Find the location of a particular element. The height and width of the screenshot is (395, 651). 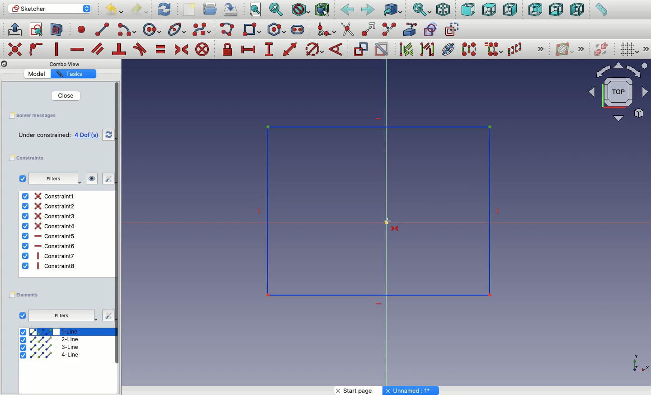

constrain horizontal distance is located at coordinates (249, 49).